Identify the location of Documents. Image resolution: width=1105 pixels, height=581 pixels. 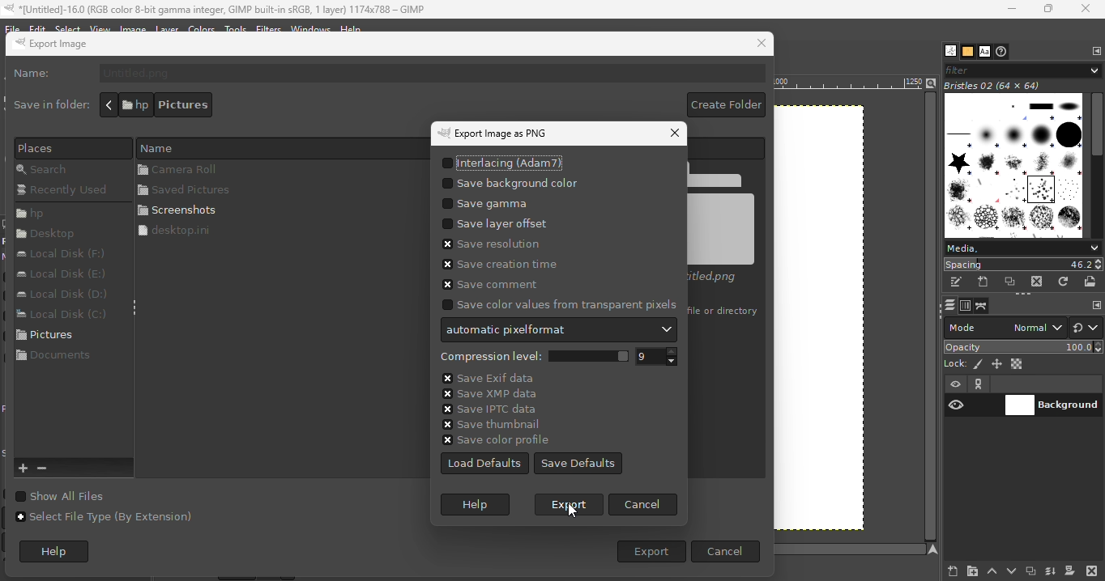
(190, 105).